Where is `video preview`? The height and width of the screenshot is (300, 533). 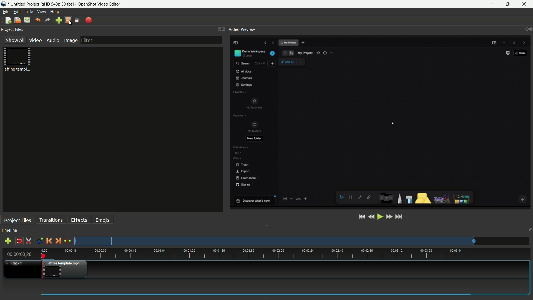
video preview is located at coordinates (382, 121).